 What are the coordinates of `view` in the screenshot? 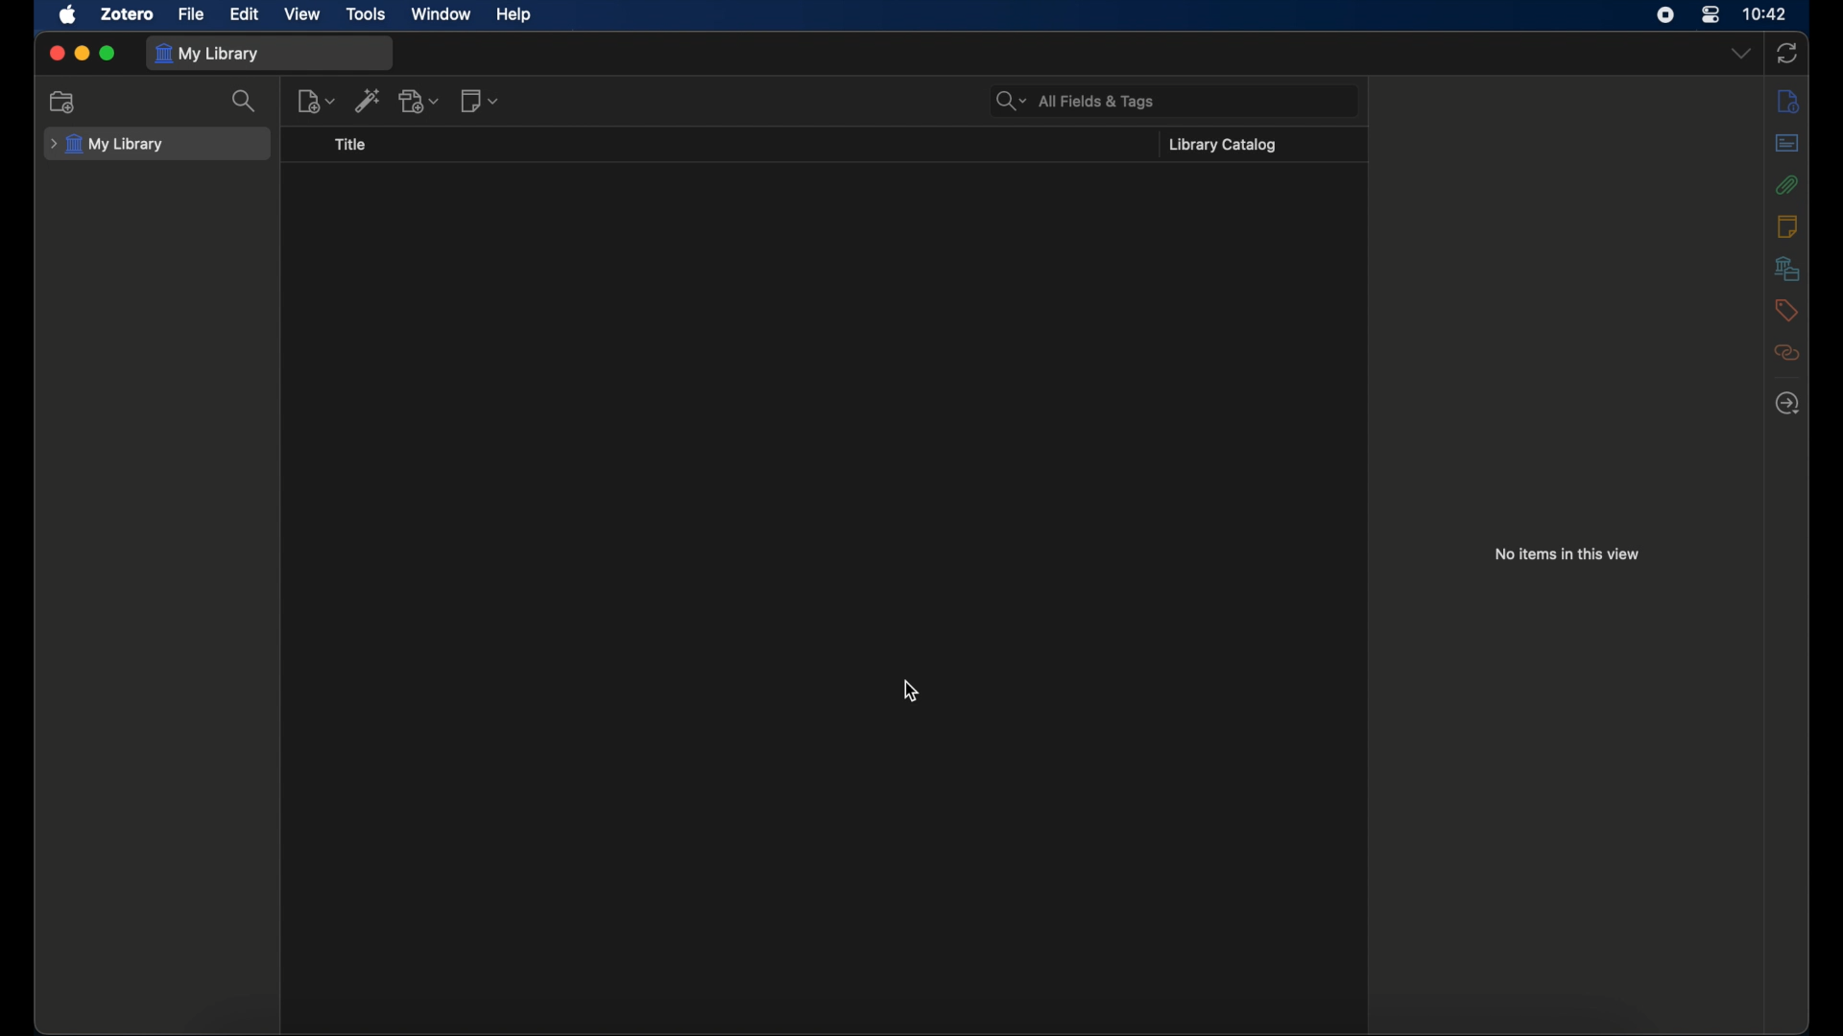 It's located at (301, 13).